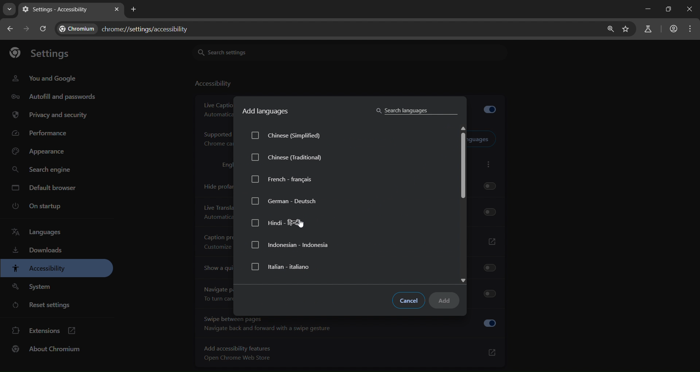 This screenshot has width=700, height=372. Describe the element at coordinates (146, 28) in the screenshot. I see `chrome://settings/accessibility` at that location.